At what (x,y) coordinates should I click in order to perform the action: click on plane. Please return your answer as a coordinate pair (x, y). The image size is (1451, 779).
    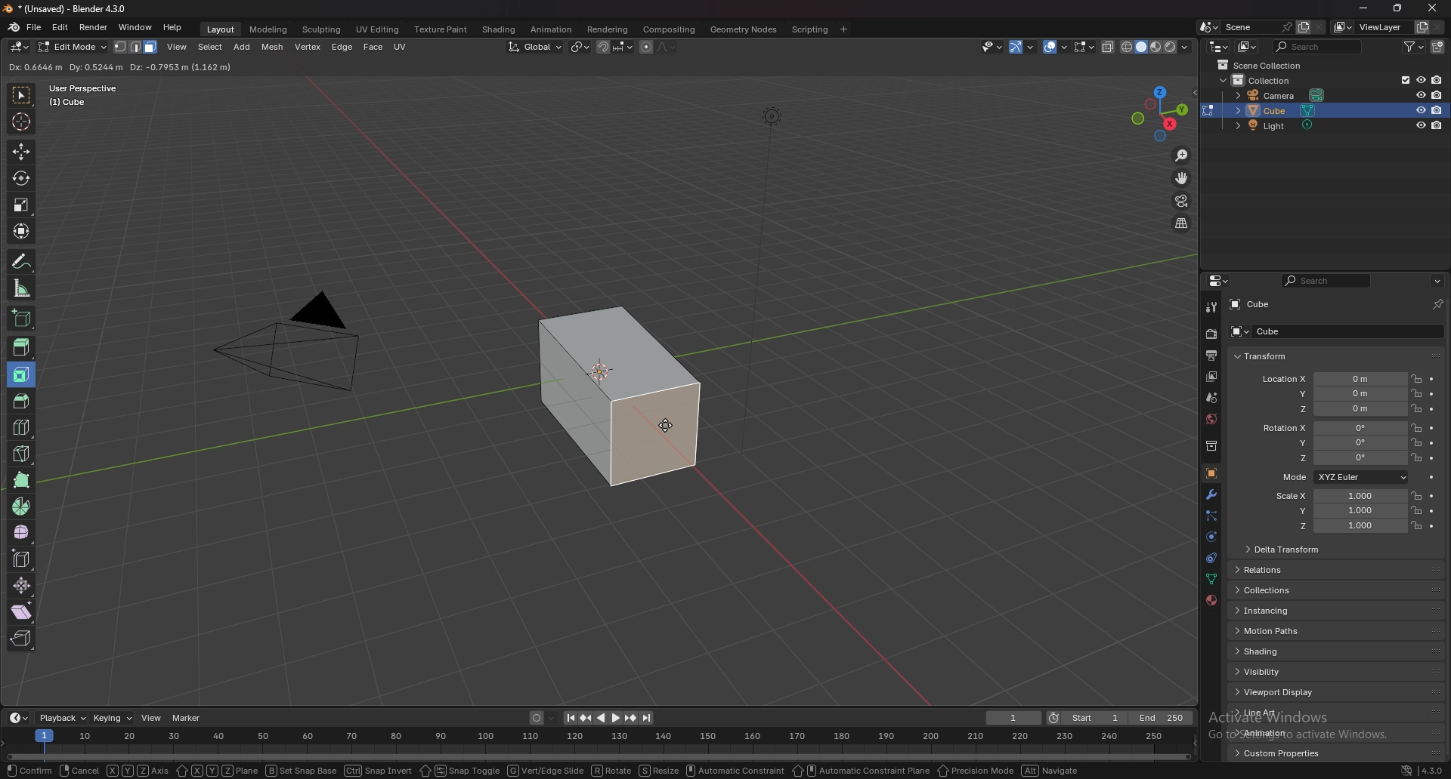
    Looking at the image, I should click on (216, 770).